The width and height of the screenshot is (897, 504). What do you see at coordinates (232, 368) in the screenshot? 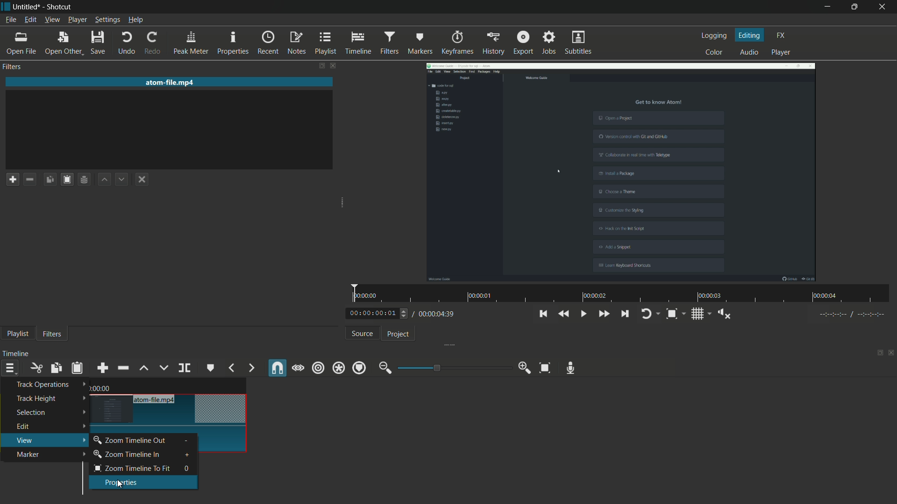
I see `previous marker` at bounding box center [232, 368].